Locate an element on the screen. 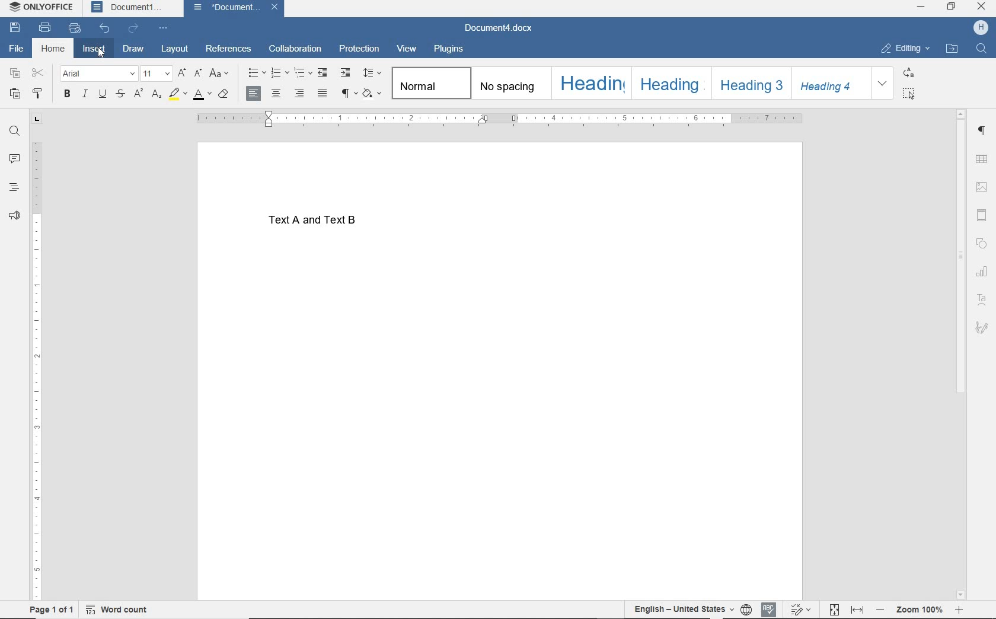 This screenshot has height=619, width=996. close is located at coordinates (982, 7).